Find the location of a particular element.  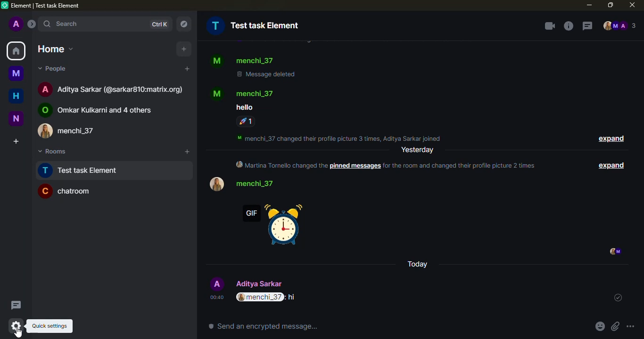

add is located at coordinates (184, 49).